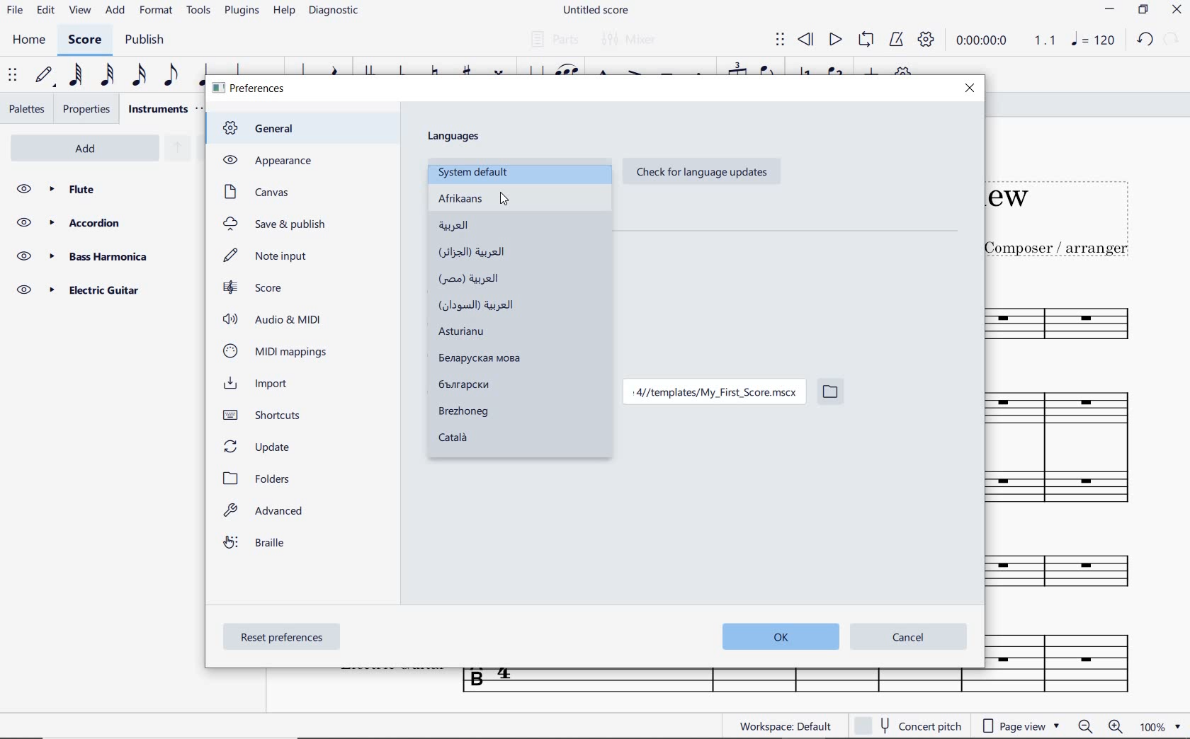 This screenshot has height=739, width=1190. What do you see at coordinates (1020, 726) in the screenshot?
I see `page view` at bounding box center [1020, 726].